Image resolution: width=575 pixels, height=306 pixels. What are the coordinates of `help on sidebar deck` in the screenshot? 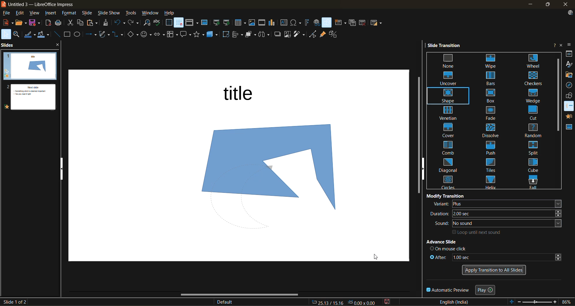 It's located at (553, 45).